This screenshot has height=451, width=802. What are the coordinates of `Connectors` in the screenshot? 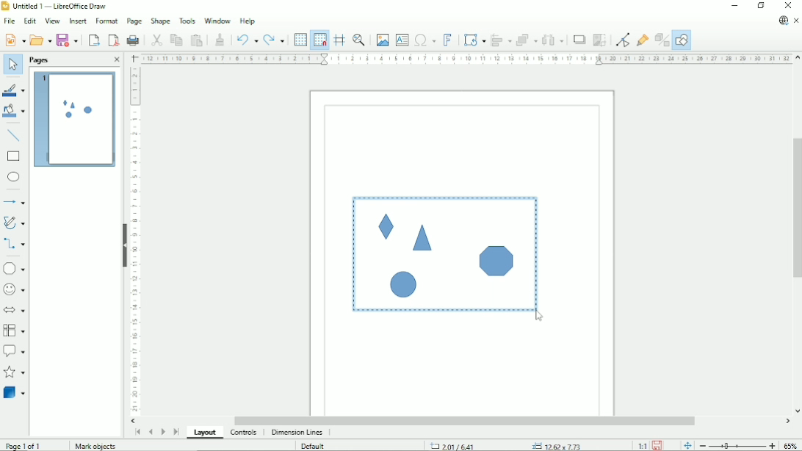 It's located at (15, 245).